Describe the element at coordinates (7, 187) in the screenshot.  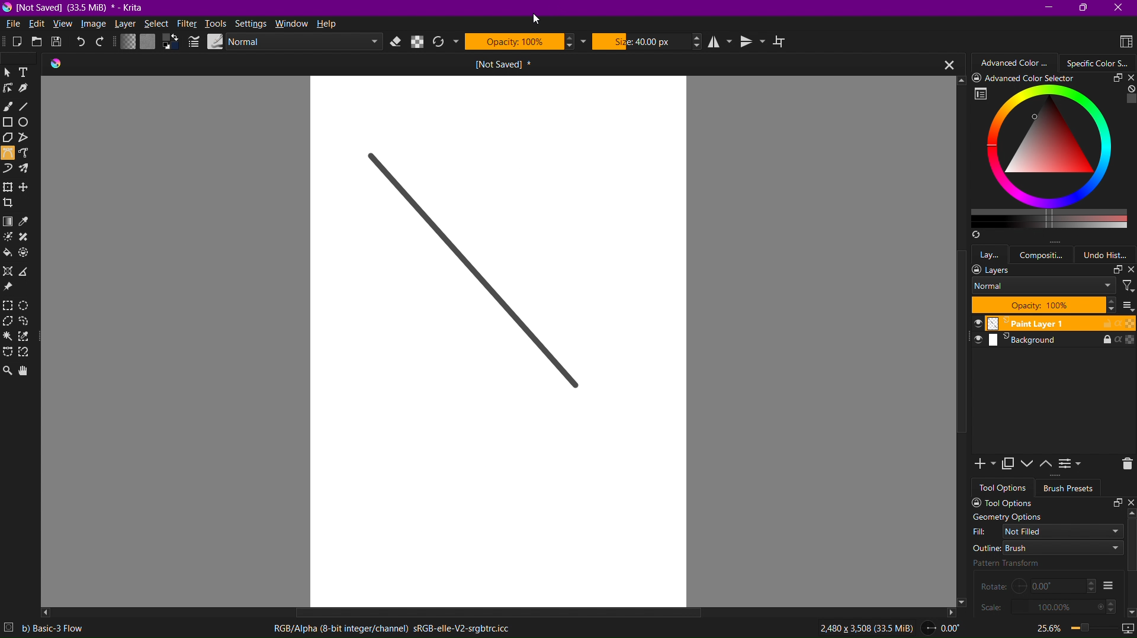
I see `Transform a layer or selection` at that location.